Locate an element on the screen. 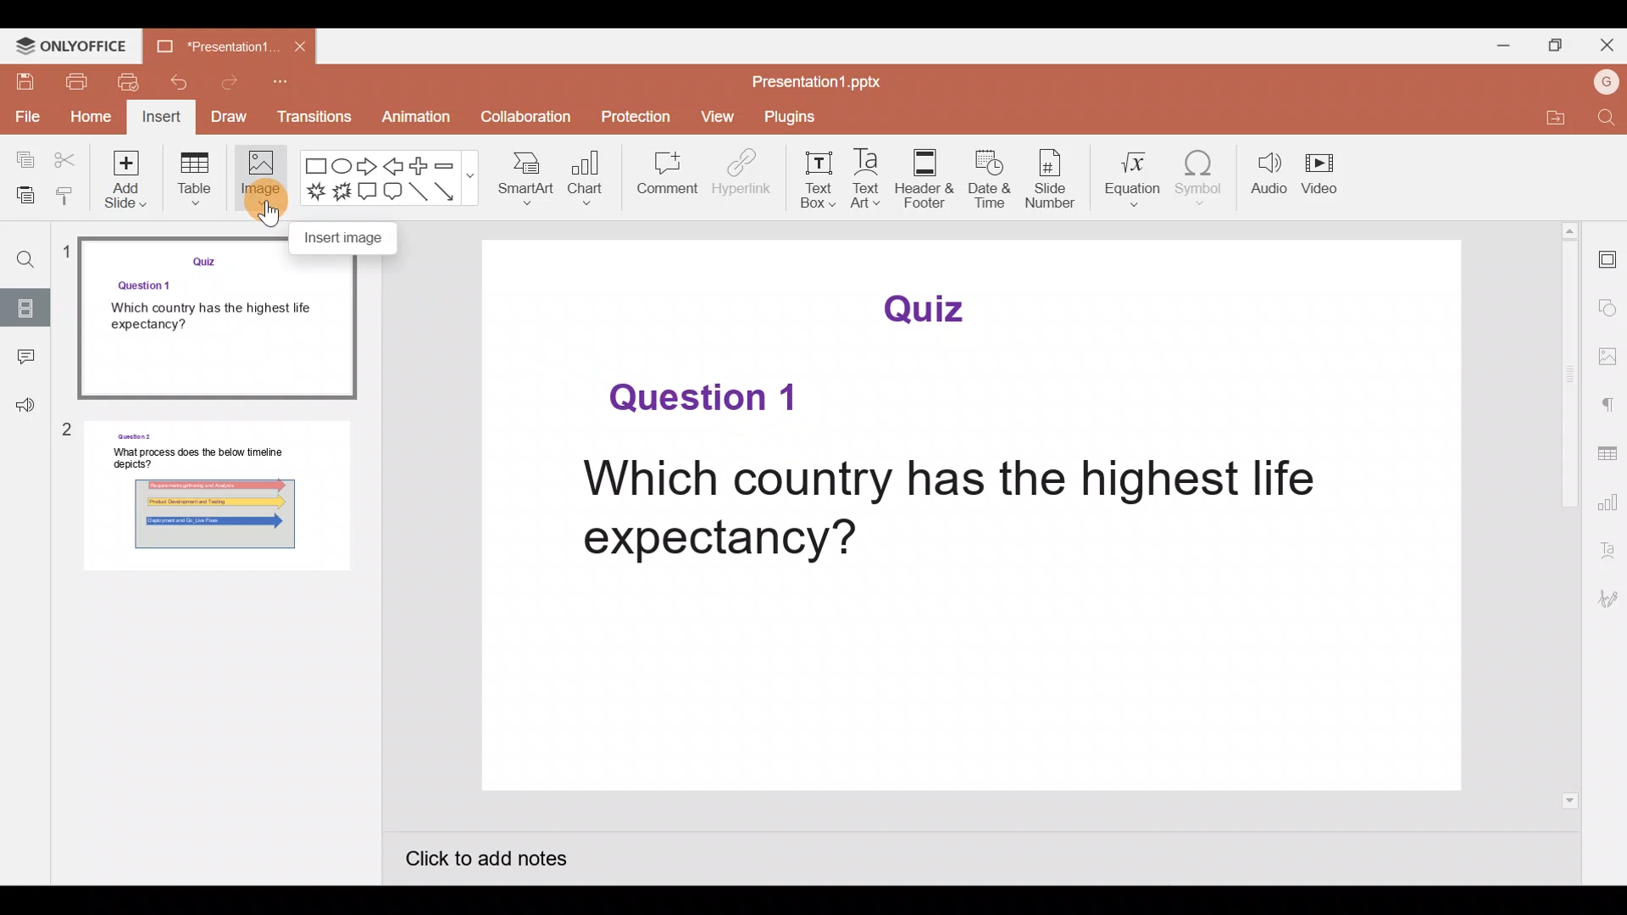 The width and height of the screenshot is (1627, 915). Presentation1.pptx is located at coordinates (819, 85).